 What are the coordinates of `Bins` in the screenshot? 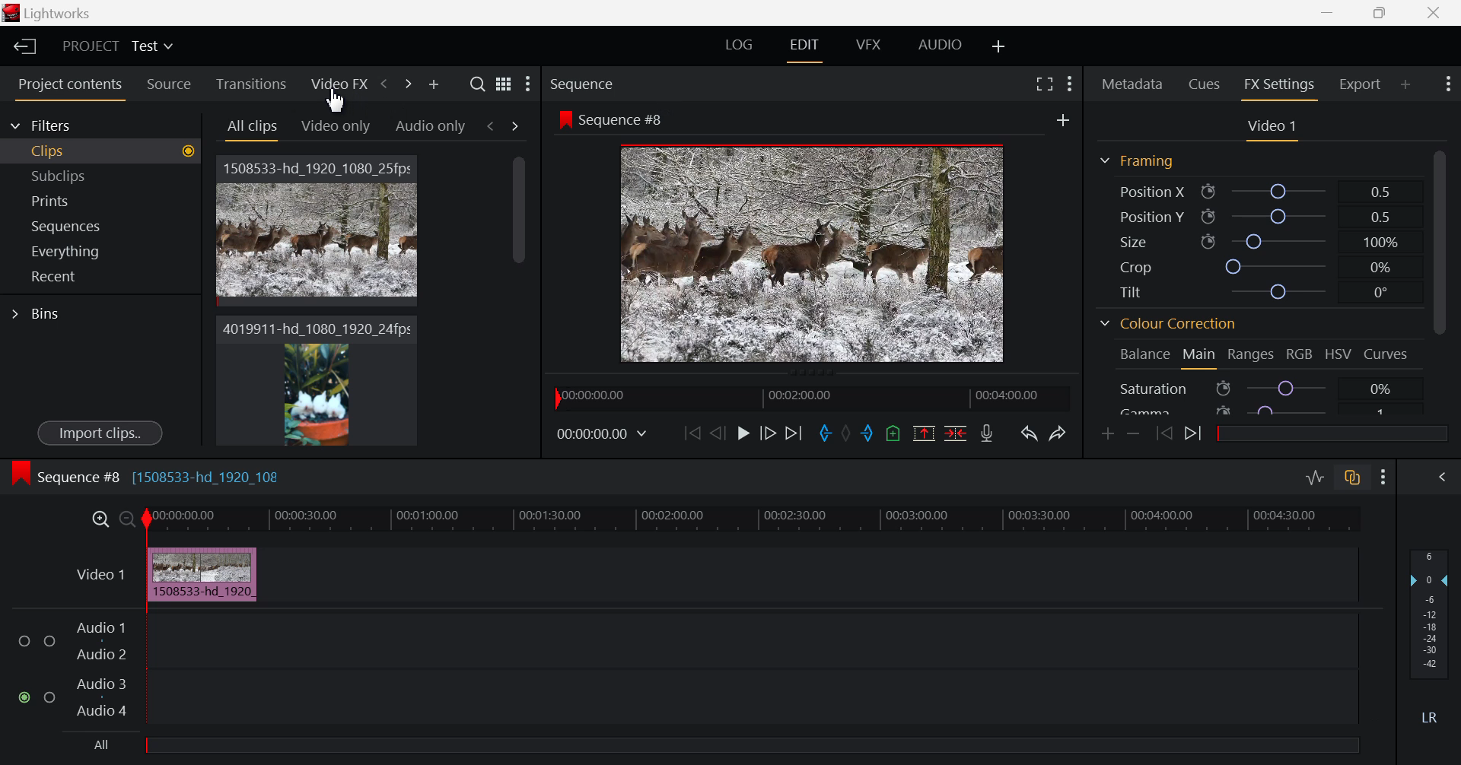 It's located at (79, 315).